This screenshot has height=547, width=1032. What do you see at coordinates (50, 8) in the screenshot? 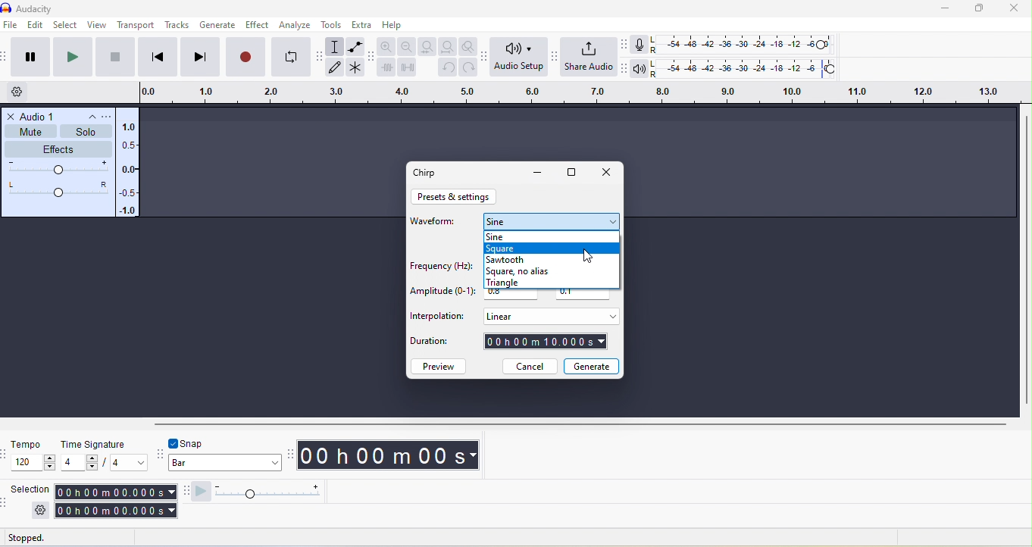
I see `title` at bounding box center [50, 8].